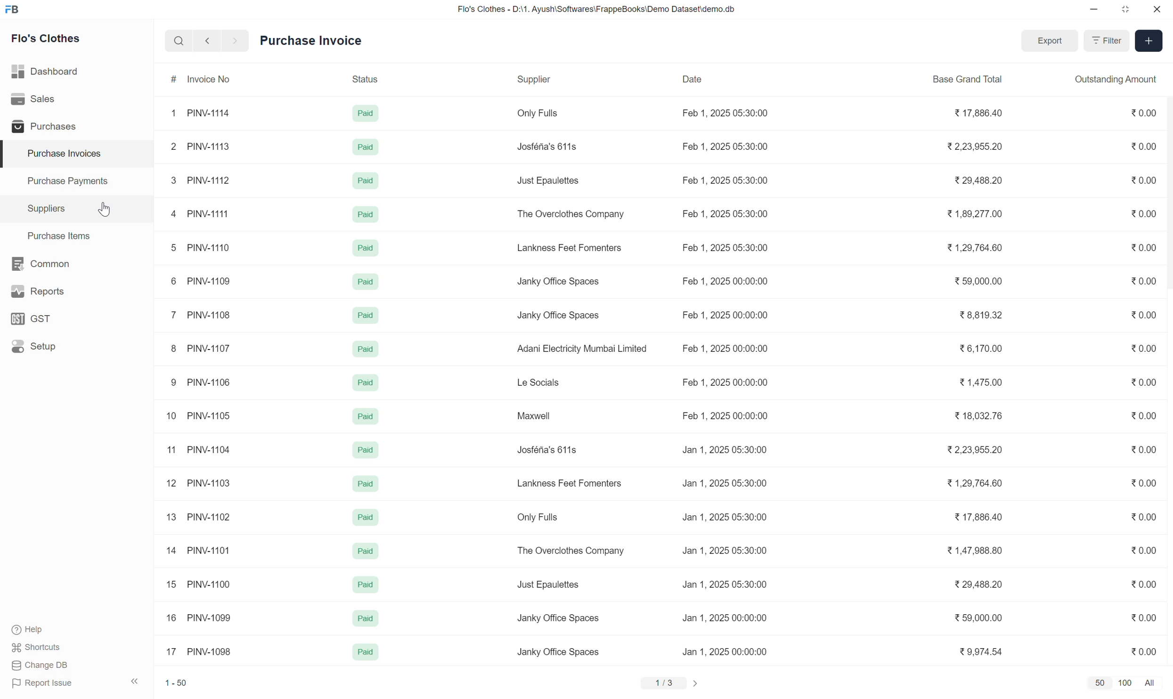  Describe the element at coordinates (559, 652) in the screenshot. I see `Janky Office Spaces` at that location.